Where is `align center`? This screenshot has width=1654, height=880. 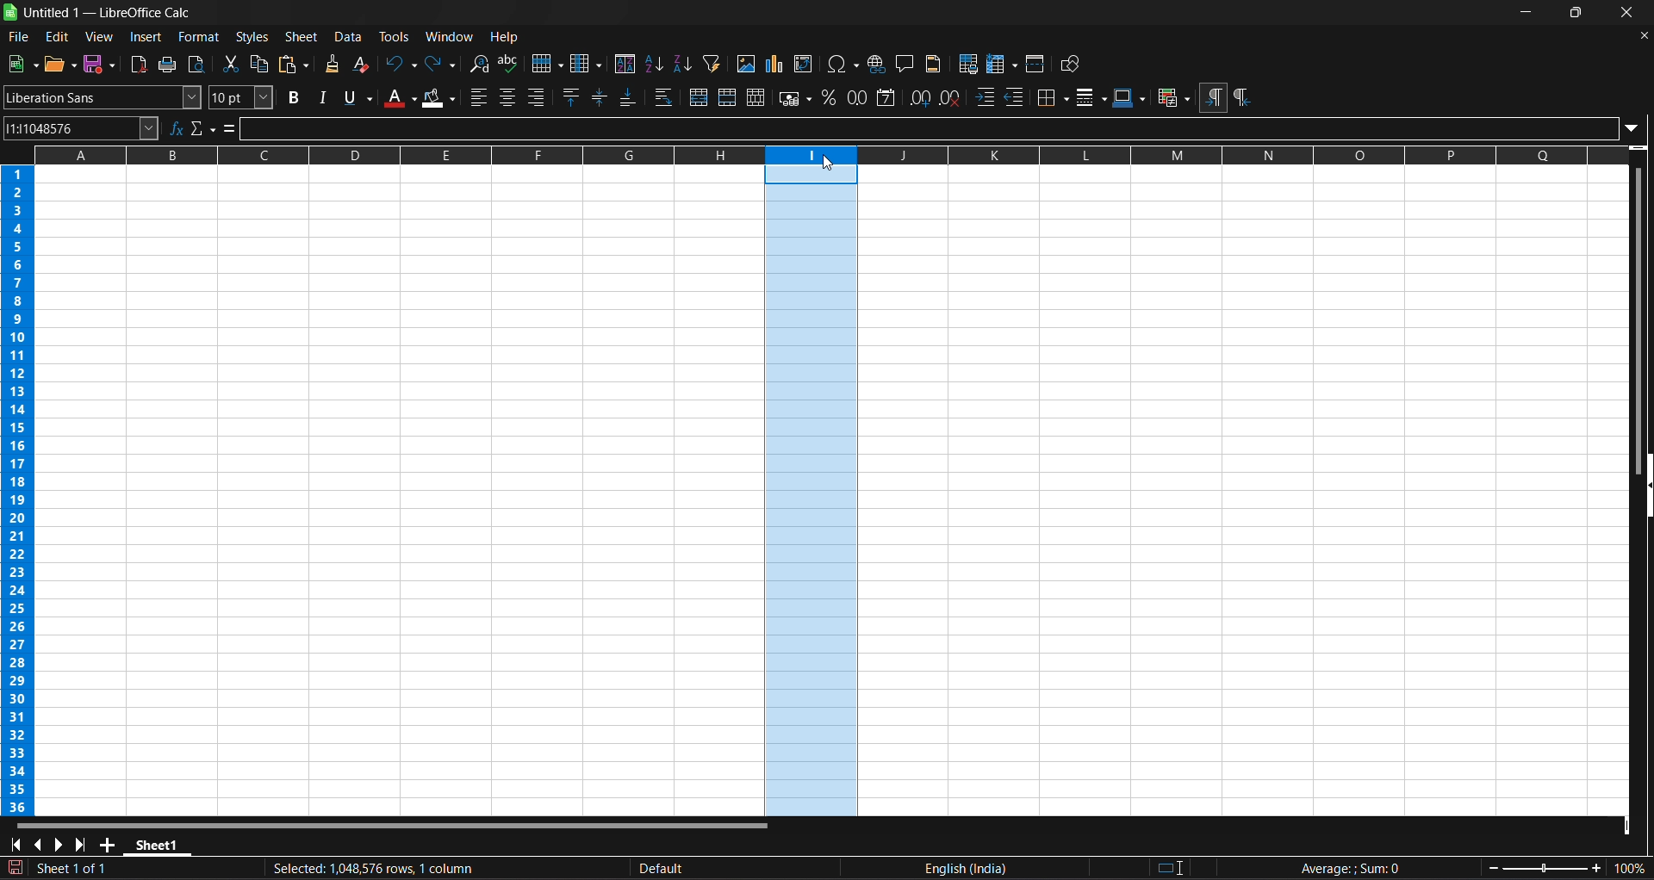 align center is located at coordinates (509, 97).